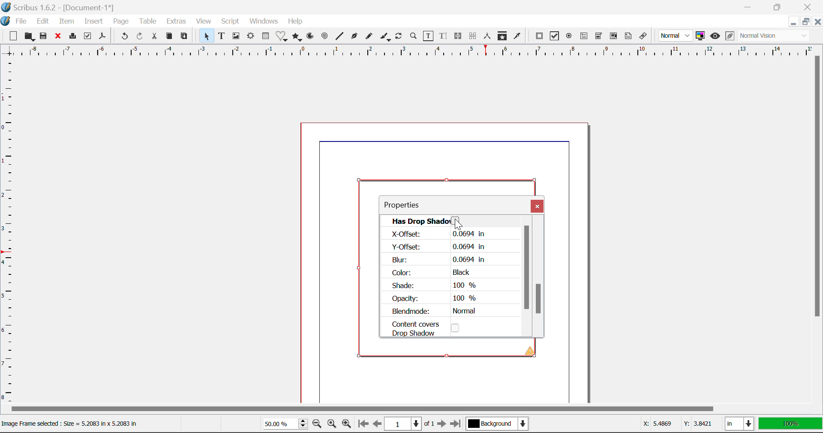 This screenshot has width=823, height=433. I want to click on Content CoversDrop Shadow Option, so click(433, 328).